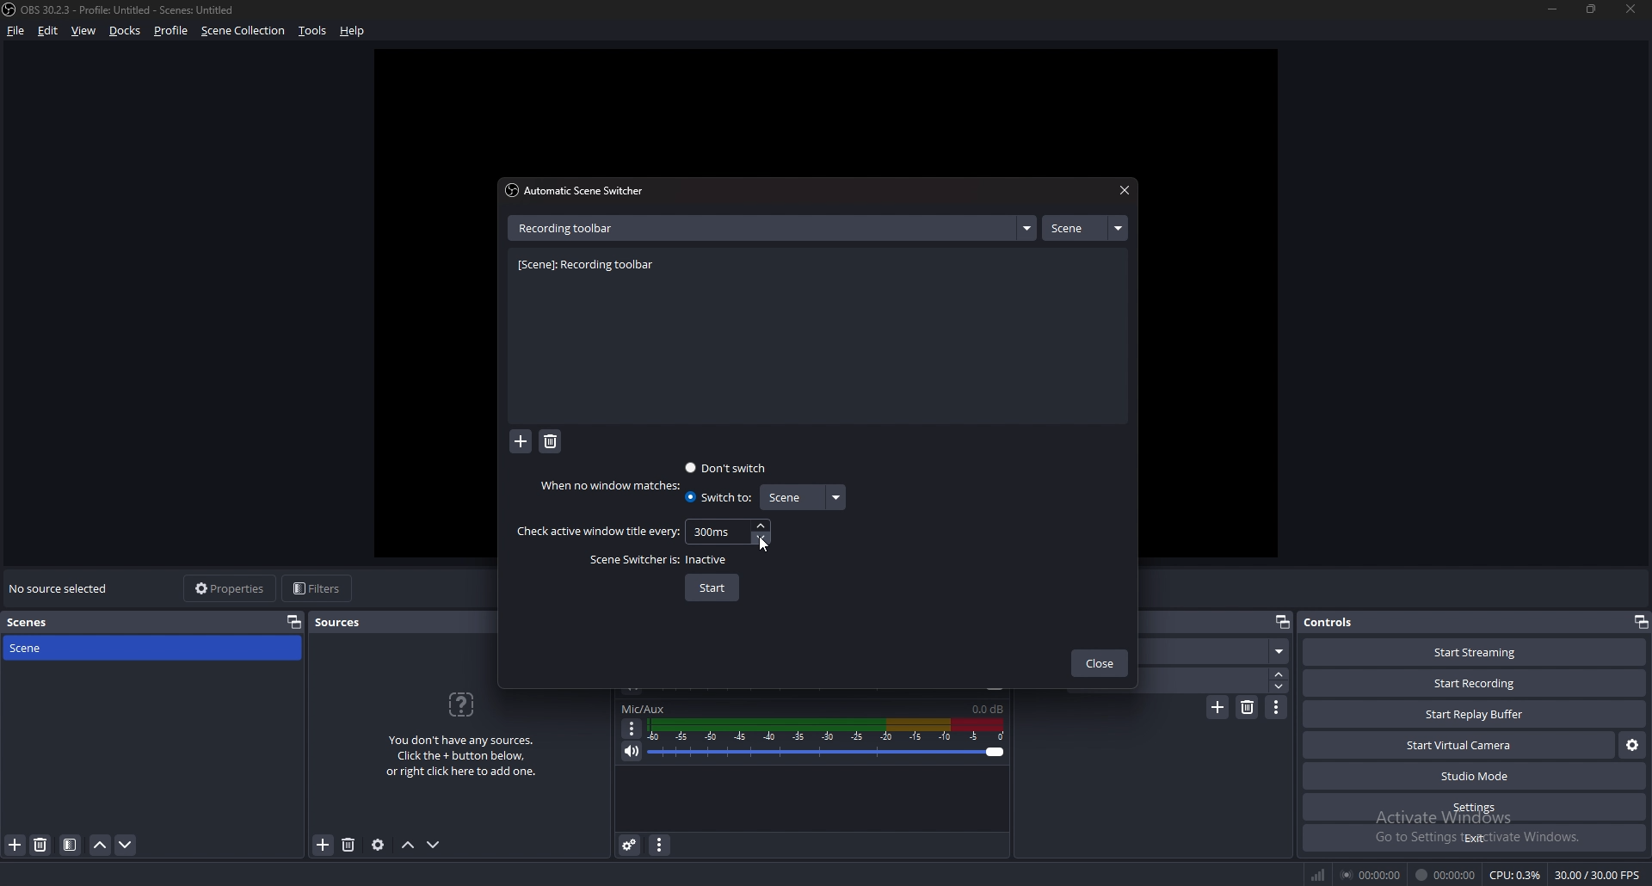 Image resolution: width=1652 pixels, height=886 pixels. What do you see at coordinates (630, 844) in the screenshot?
I see `advanced audio properties` at bounding box center [630, 844].